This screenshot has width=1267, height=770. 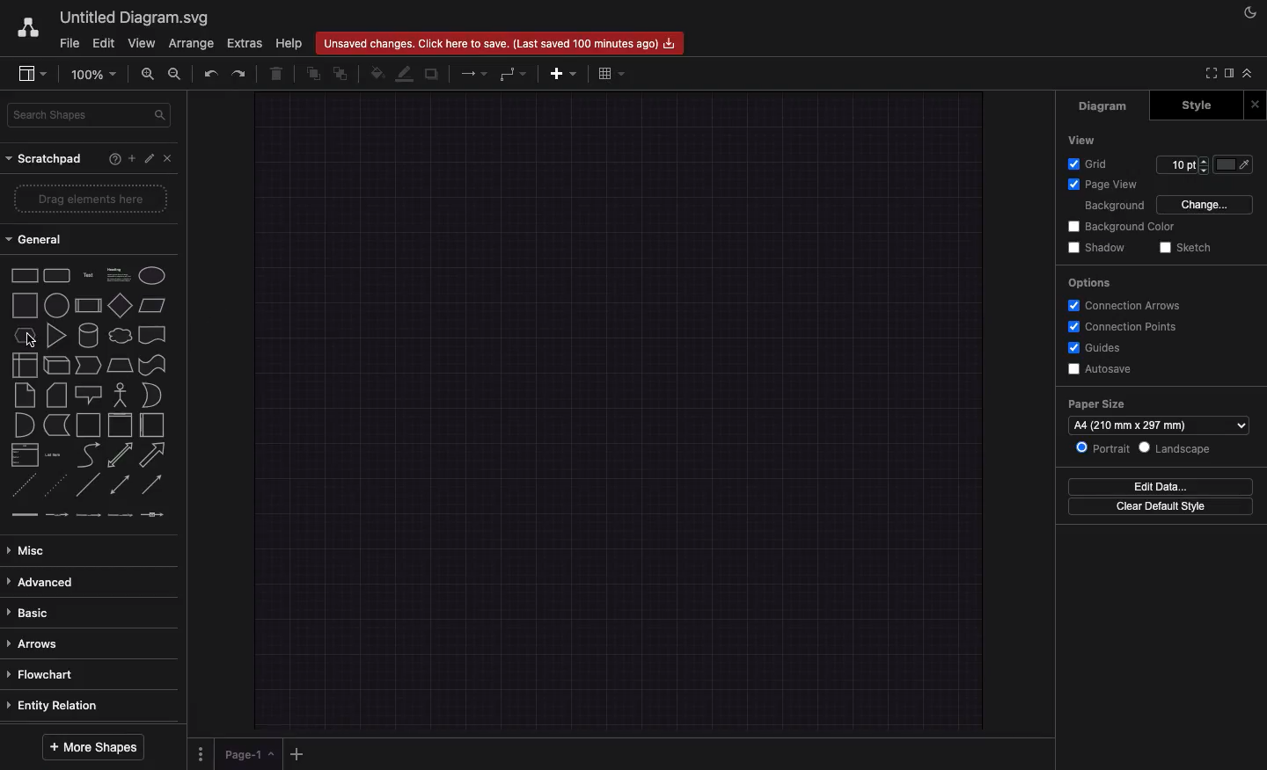 What do you see at coordinates (143, 44) in the screenshot?
I see `View` at bounding box center [143, 44].